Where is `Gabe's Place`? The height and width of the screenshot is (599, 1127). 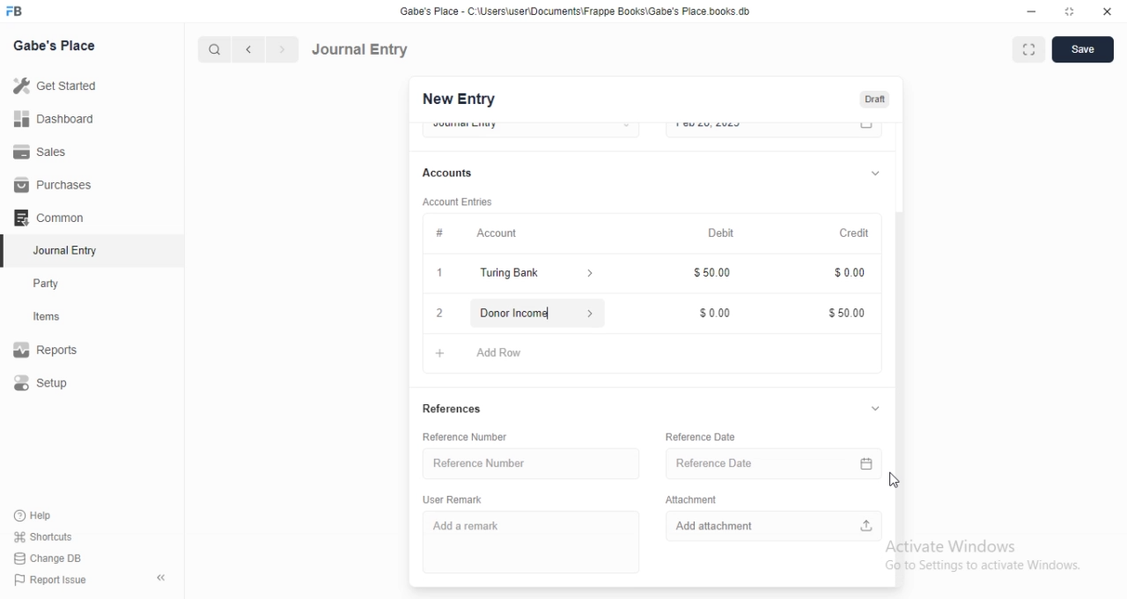 Gabe's Place is located at coordinates (55, 45).